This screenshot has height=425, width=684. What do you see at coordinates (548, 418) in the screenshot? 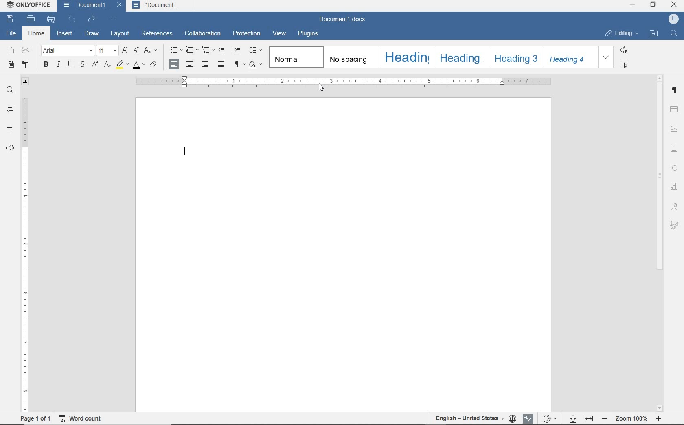
I see `TRACK CHANGES` at bounding box center [548, 418].